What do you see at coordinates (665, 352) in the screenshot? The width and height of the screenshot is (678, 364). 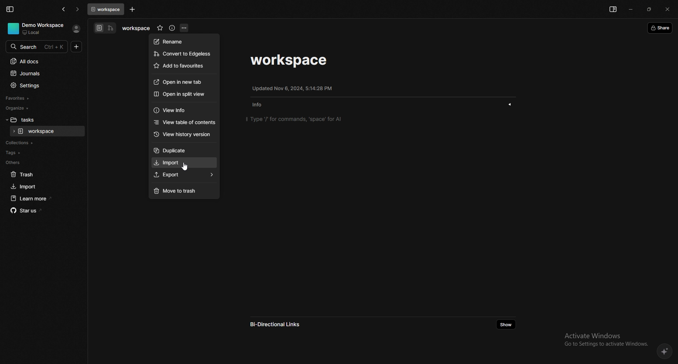 I see `affine ai` at bounding box center [665, 352].